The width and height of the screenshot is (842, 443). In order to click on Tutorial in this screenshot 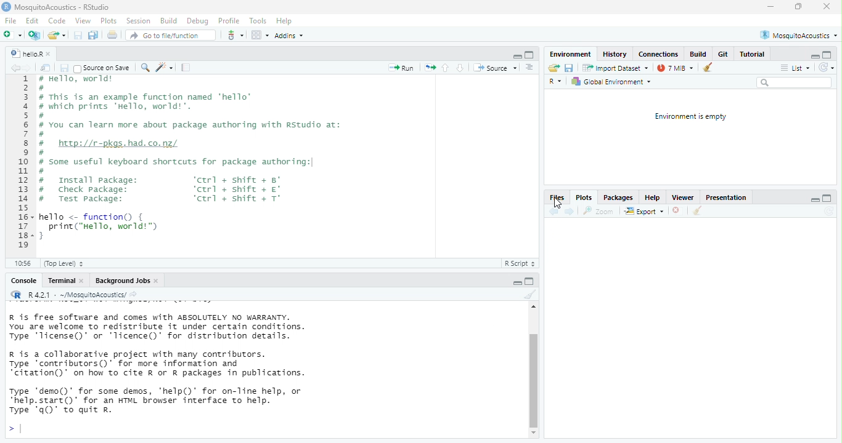, I will do `click(755, 54)`.